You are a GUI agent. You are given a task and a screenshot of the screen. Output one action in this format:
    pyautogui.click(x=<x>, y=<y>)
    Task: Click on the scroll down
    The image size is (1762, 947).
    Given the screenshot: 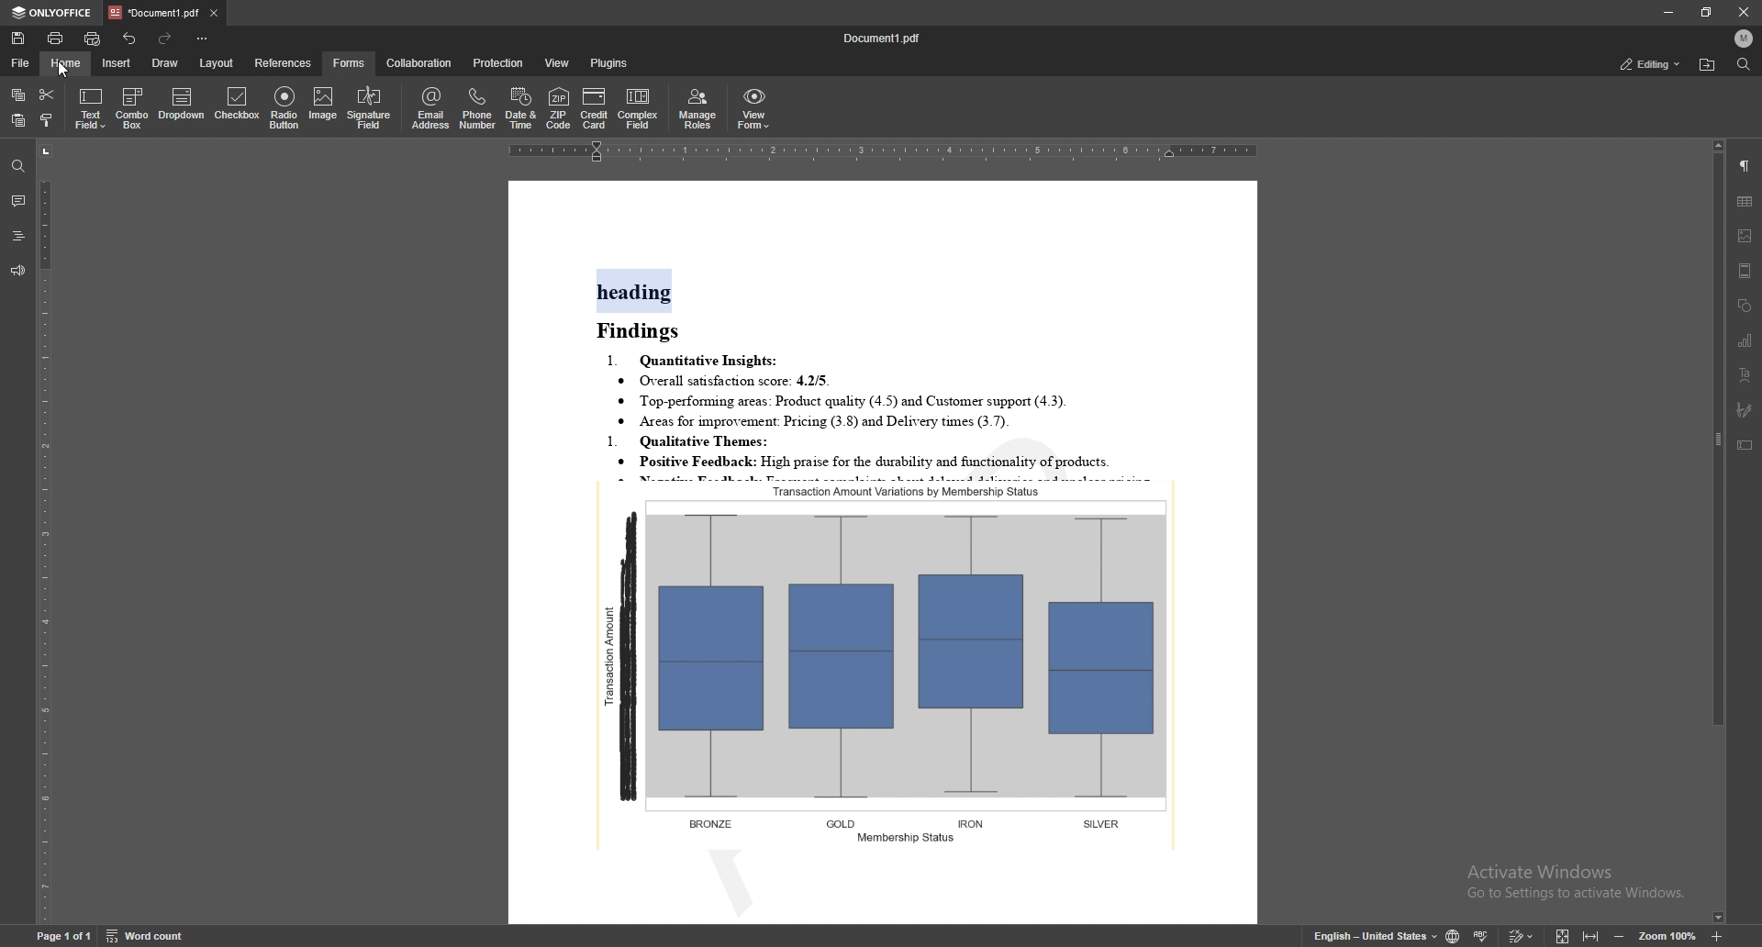 What is the action you would take?
    pyautogui.click(x=1717, y=919)
    